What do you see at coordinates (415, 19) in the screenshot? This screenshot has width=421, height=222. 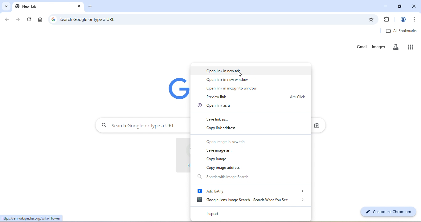 I see `customized and control google chrome` at bounding box center [415, 19].